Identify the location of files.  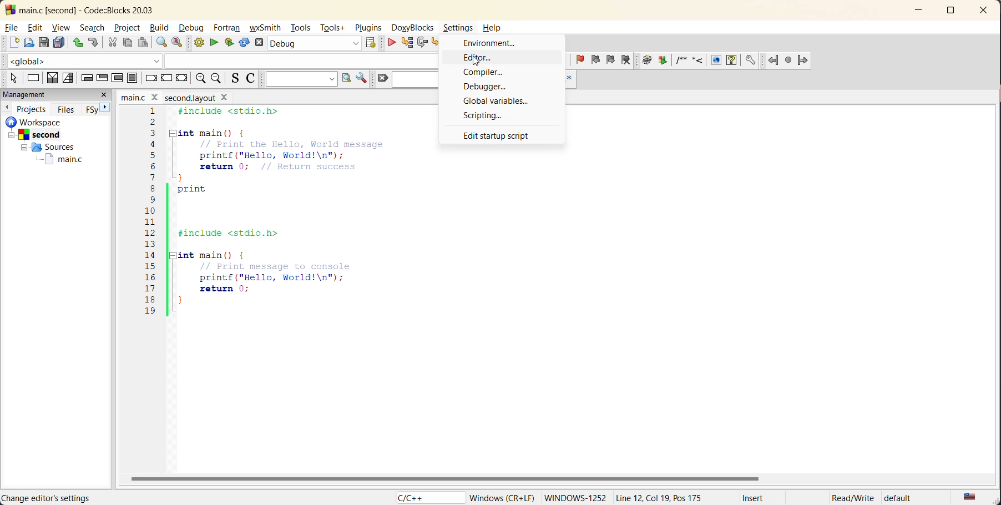
(64, 109).